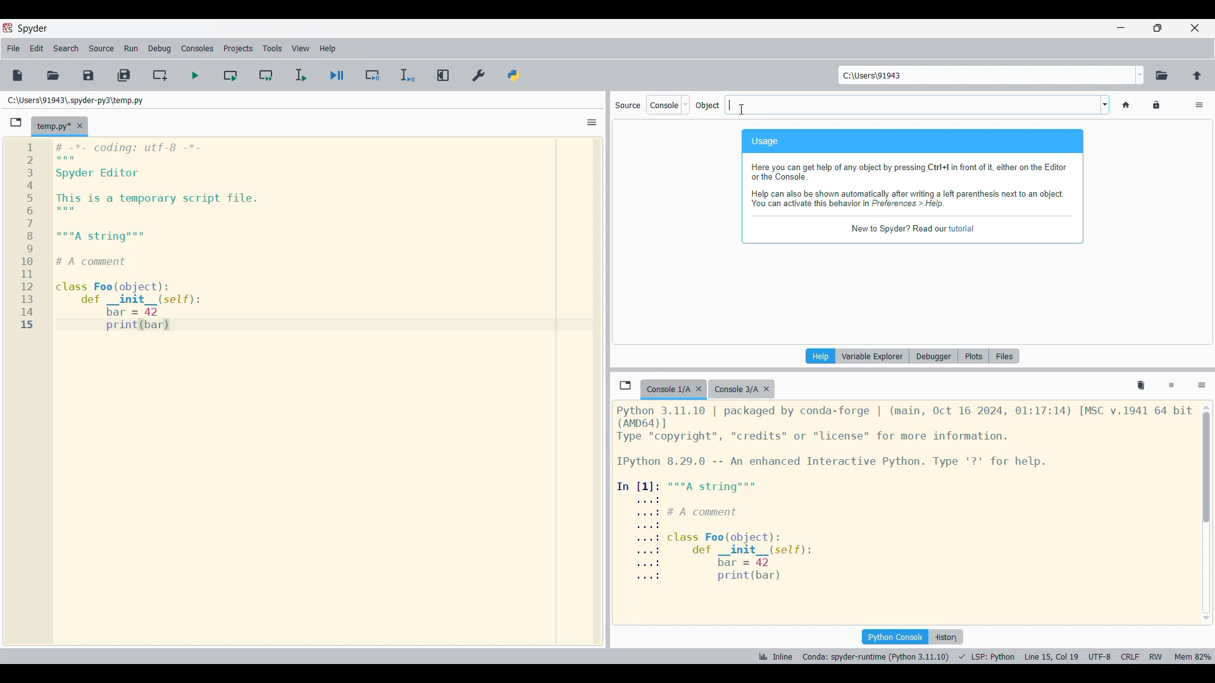 The width and height of the screenshot is (1215, 683). I want to click on File location, so click(76, 101).